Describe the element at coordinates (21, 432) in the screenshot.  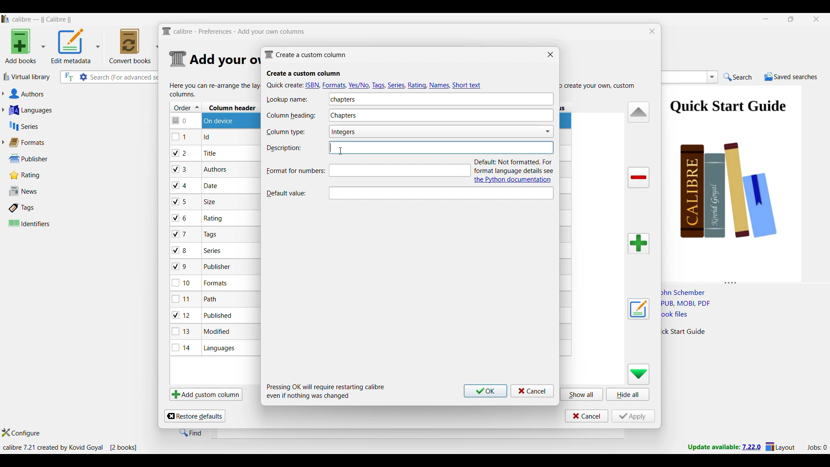
I see `Configure` at that location.